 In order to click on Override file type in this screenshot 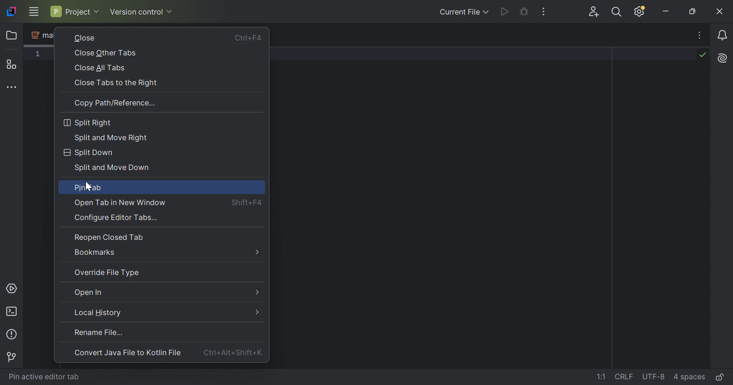, I will do `click(107, 273)`.